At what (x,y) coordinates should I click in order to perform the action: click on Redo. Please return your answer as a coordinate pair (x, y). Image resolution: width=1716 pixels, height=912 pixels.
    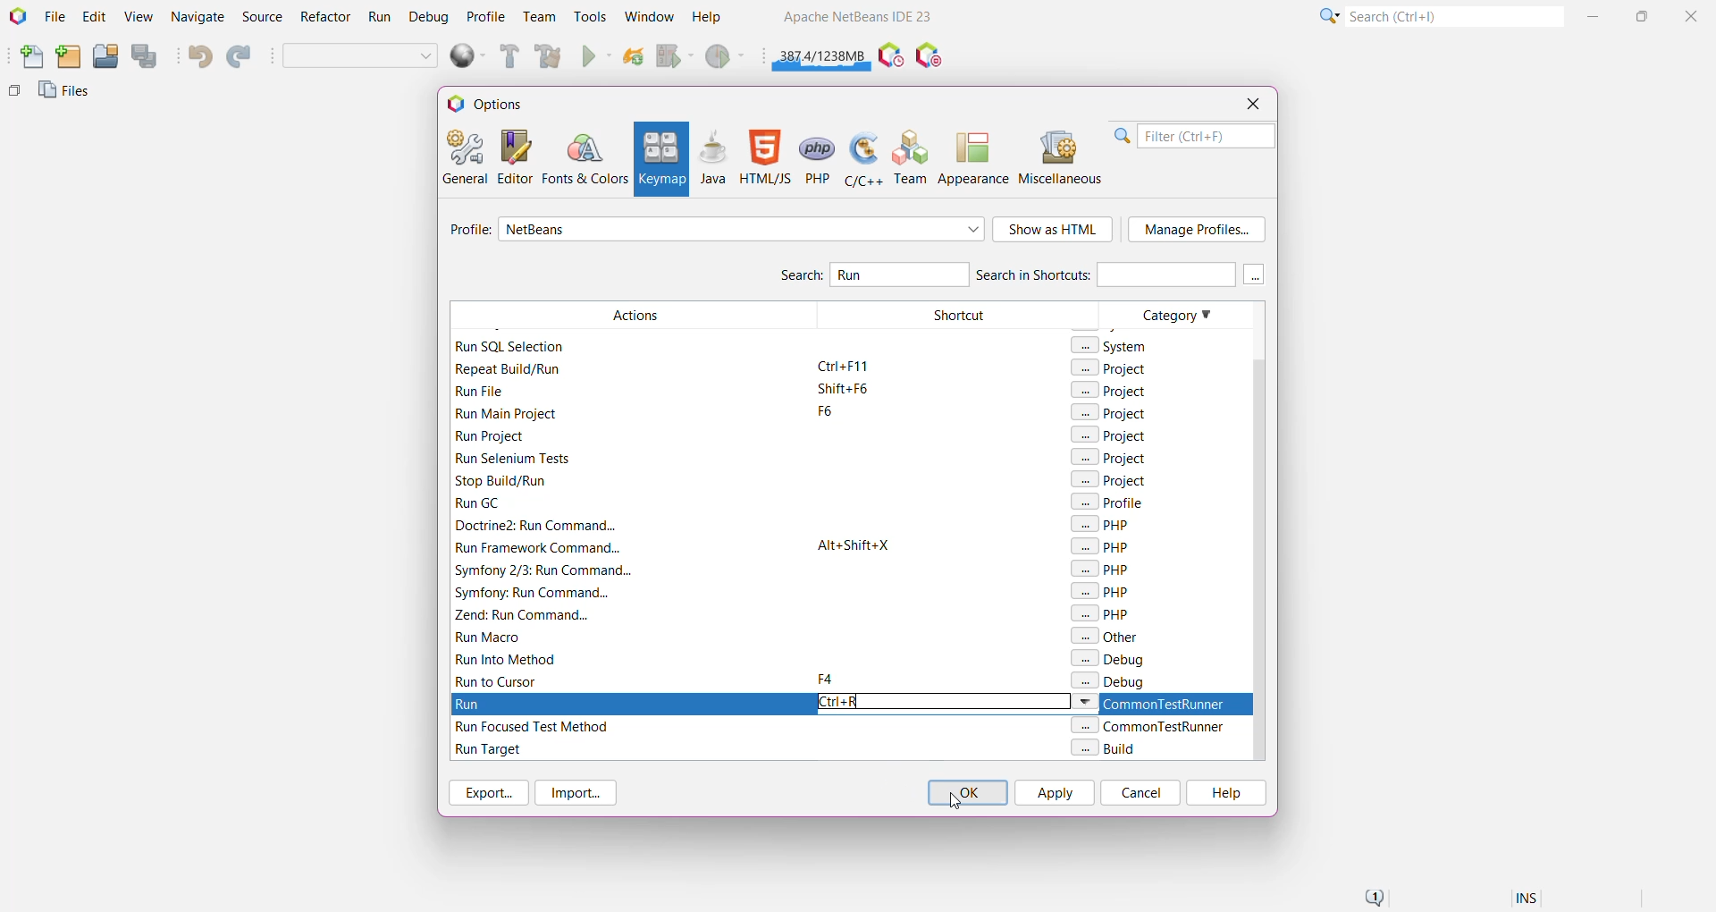
    Looking at the image, I should click on (241, 57).